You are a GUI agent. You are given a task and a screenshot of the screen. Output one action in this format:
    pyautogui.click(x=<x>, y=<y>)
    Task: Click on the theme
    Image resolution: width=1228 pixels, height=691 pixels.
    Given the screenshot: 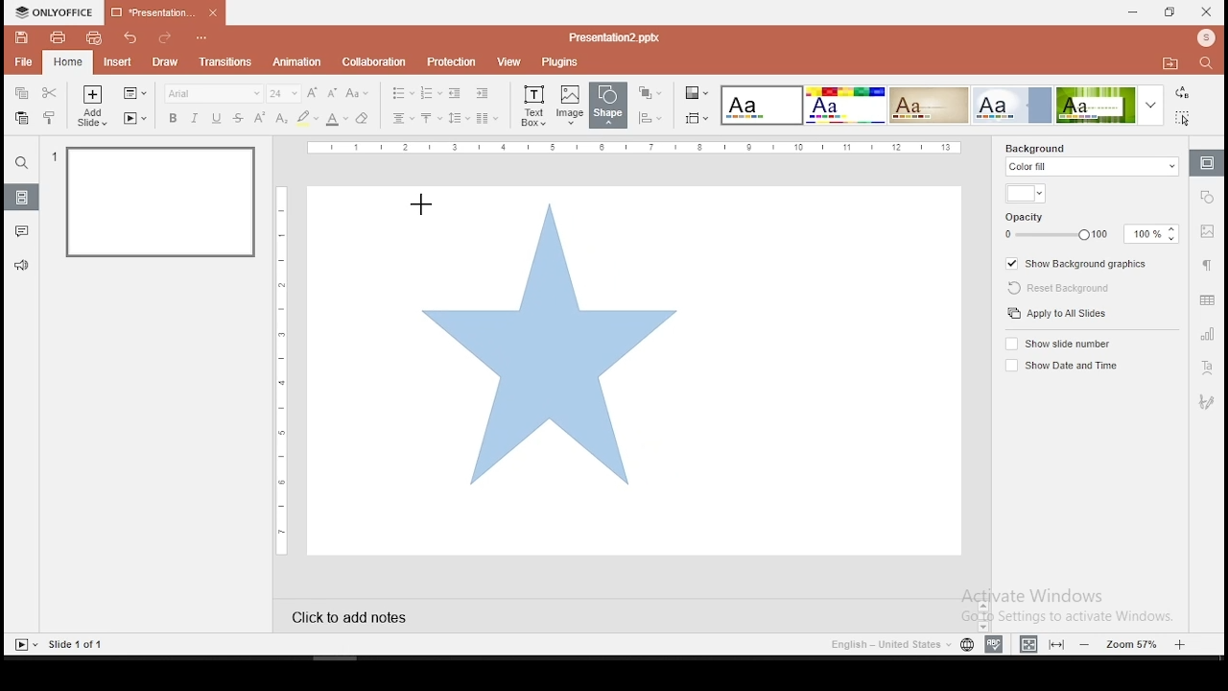 What is the action you would take?
    pyautogui.click(x=929, y=106)
    